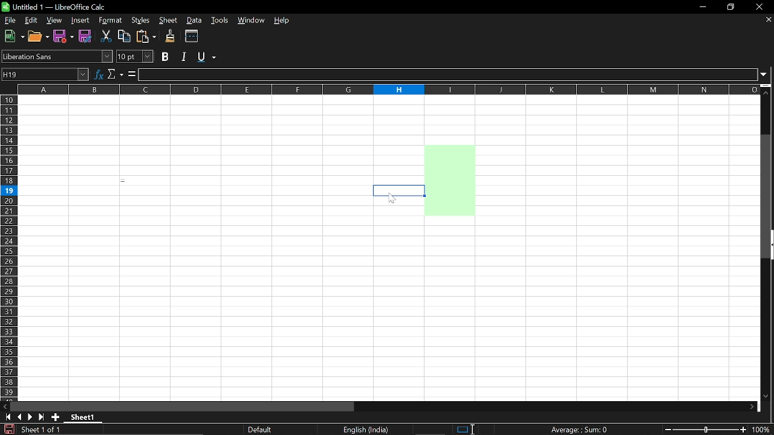  I want to click on View, so click(54, 21).